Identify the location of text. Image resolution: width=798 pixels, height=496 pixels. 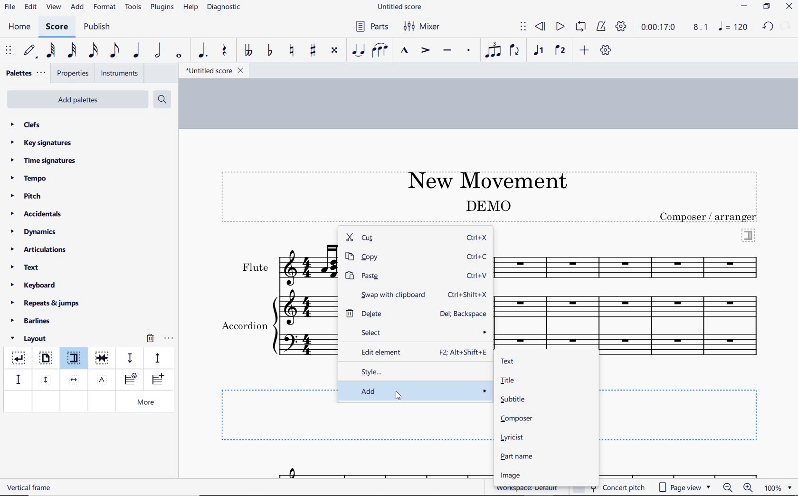
(244, 327).